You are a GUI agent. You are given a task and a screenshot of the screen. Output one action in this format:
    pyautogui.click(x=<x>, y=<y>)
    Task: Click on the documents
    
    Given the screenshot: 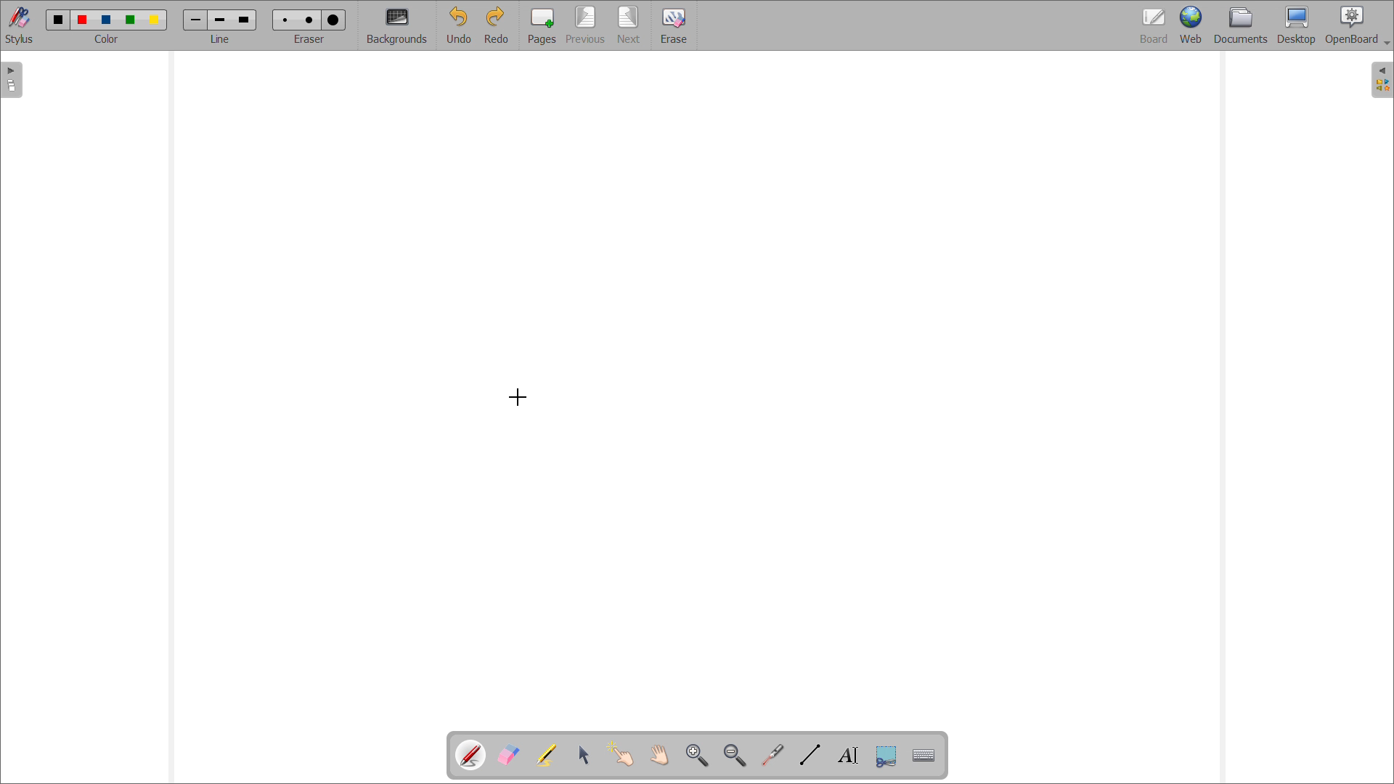 What is the action you would take?
    pyautogui.click(x=1241, y=26)
    